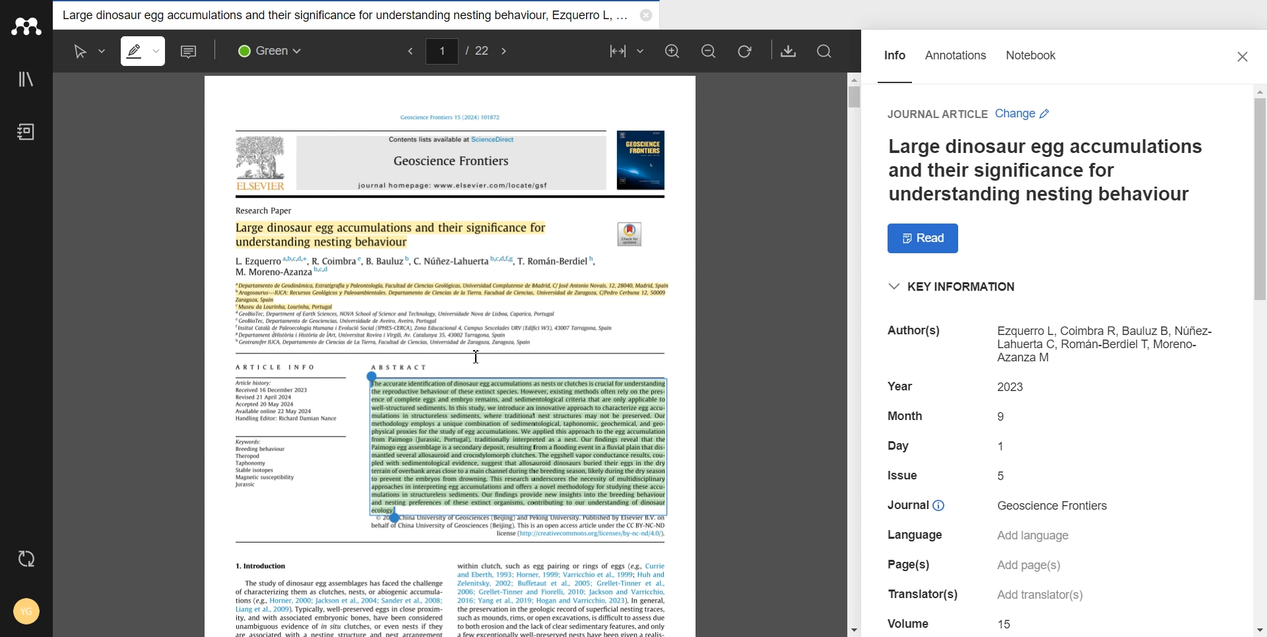 The height and width of the screenshot is (637, 1267). I want to click on Read, so click(925, 238).